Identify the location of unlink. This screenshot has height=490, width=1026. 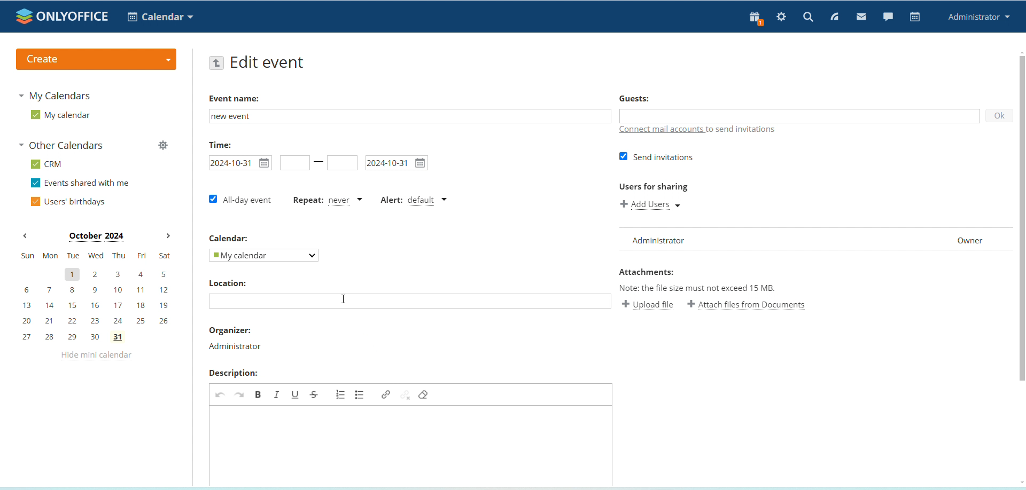
(406, 394).